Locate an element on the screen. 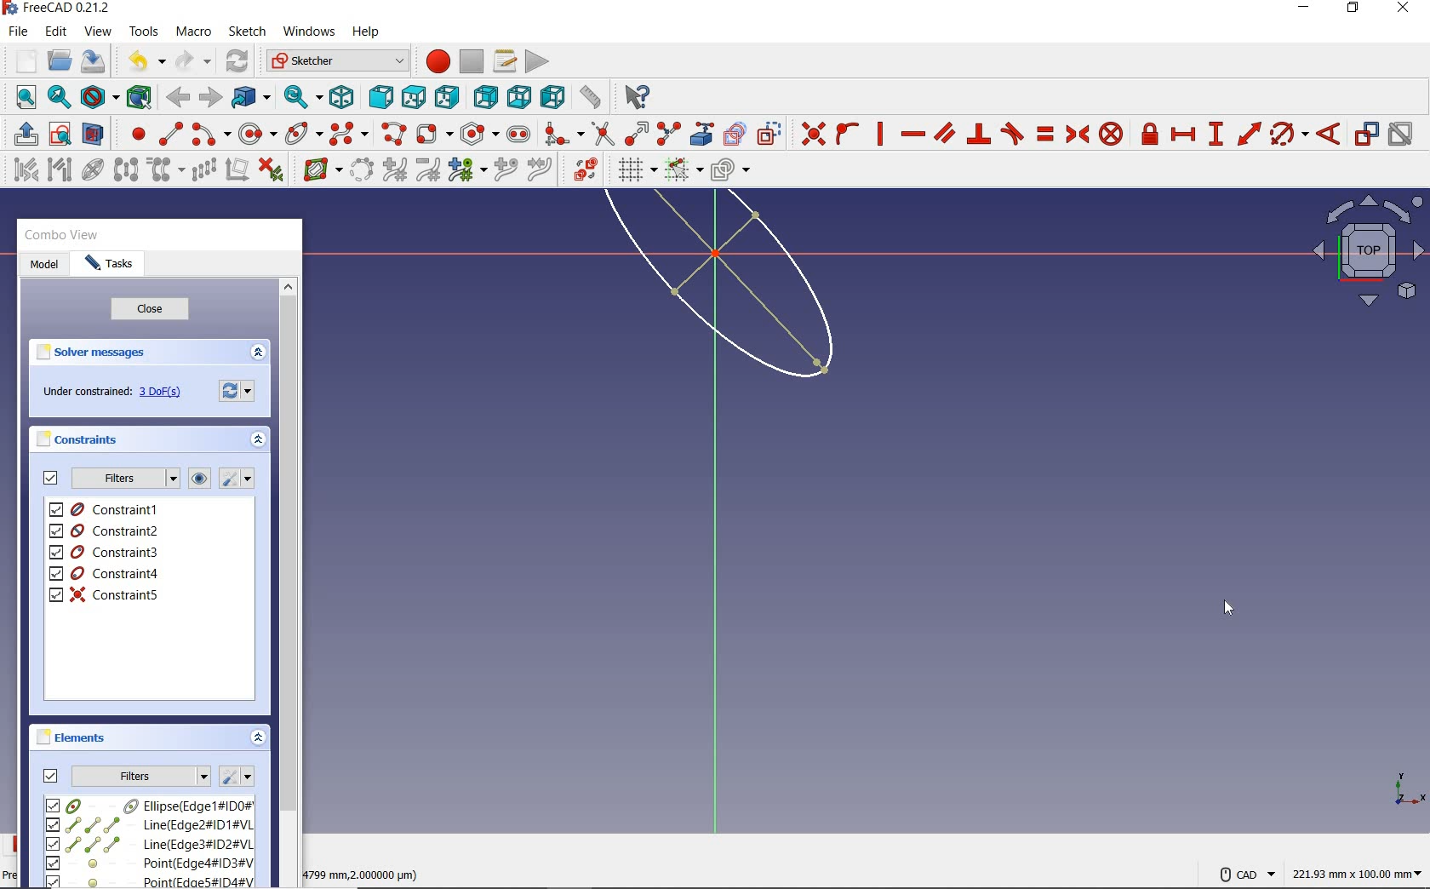  tasks is located at coordinates (110, 265).